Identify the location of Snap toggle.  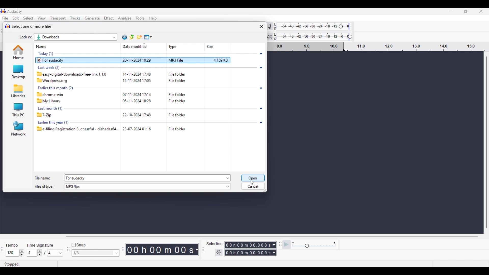
(79, 245).